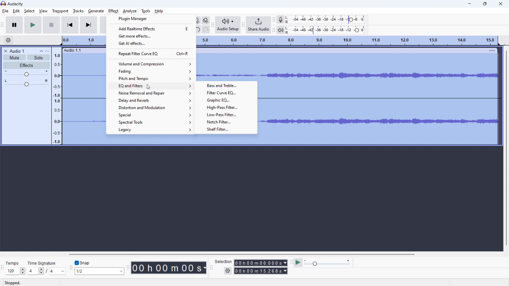 The width and height of the screenshot is (509, 286). I want to click on audio setup, so click(229, 25).